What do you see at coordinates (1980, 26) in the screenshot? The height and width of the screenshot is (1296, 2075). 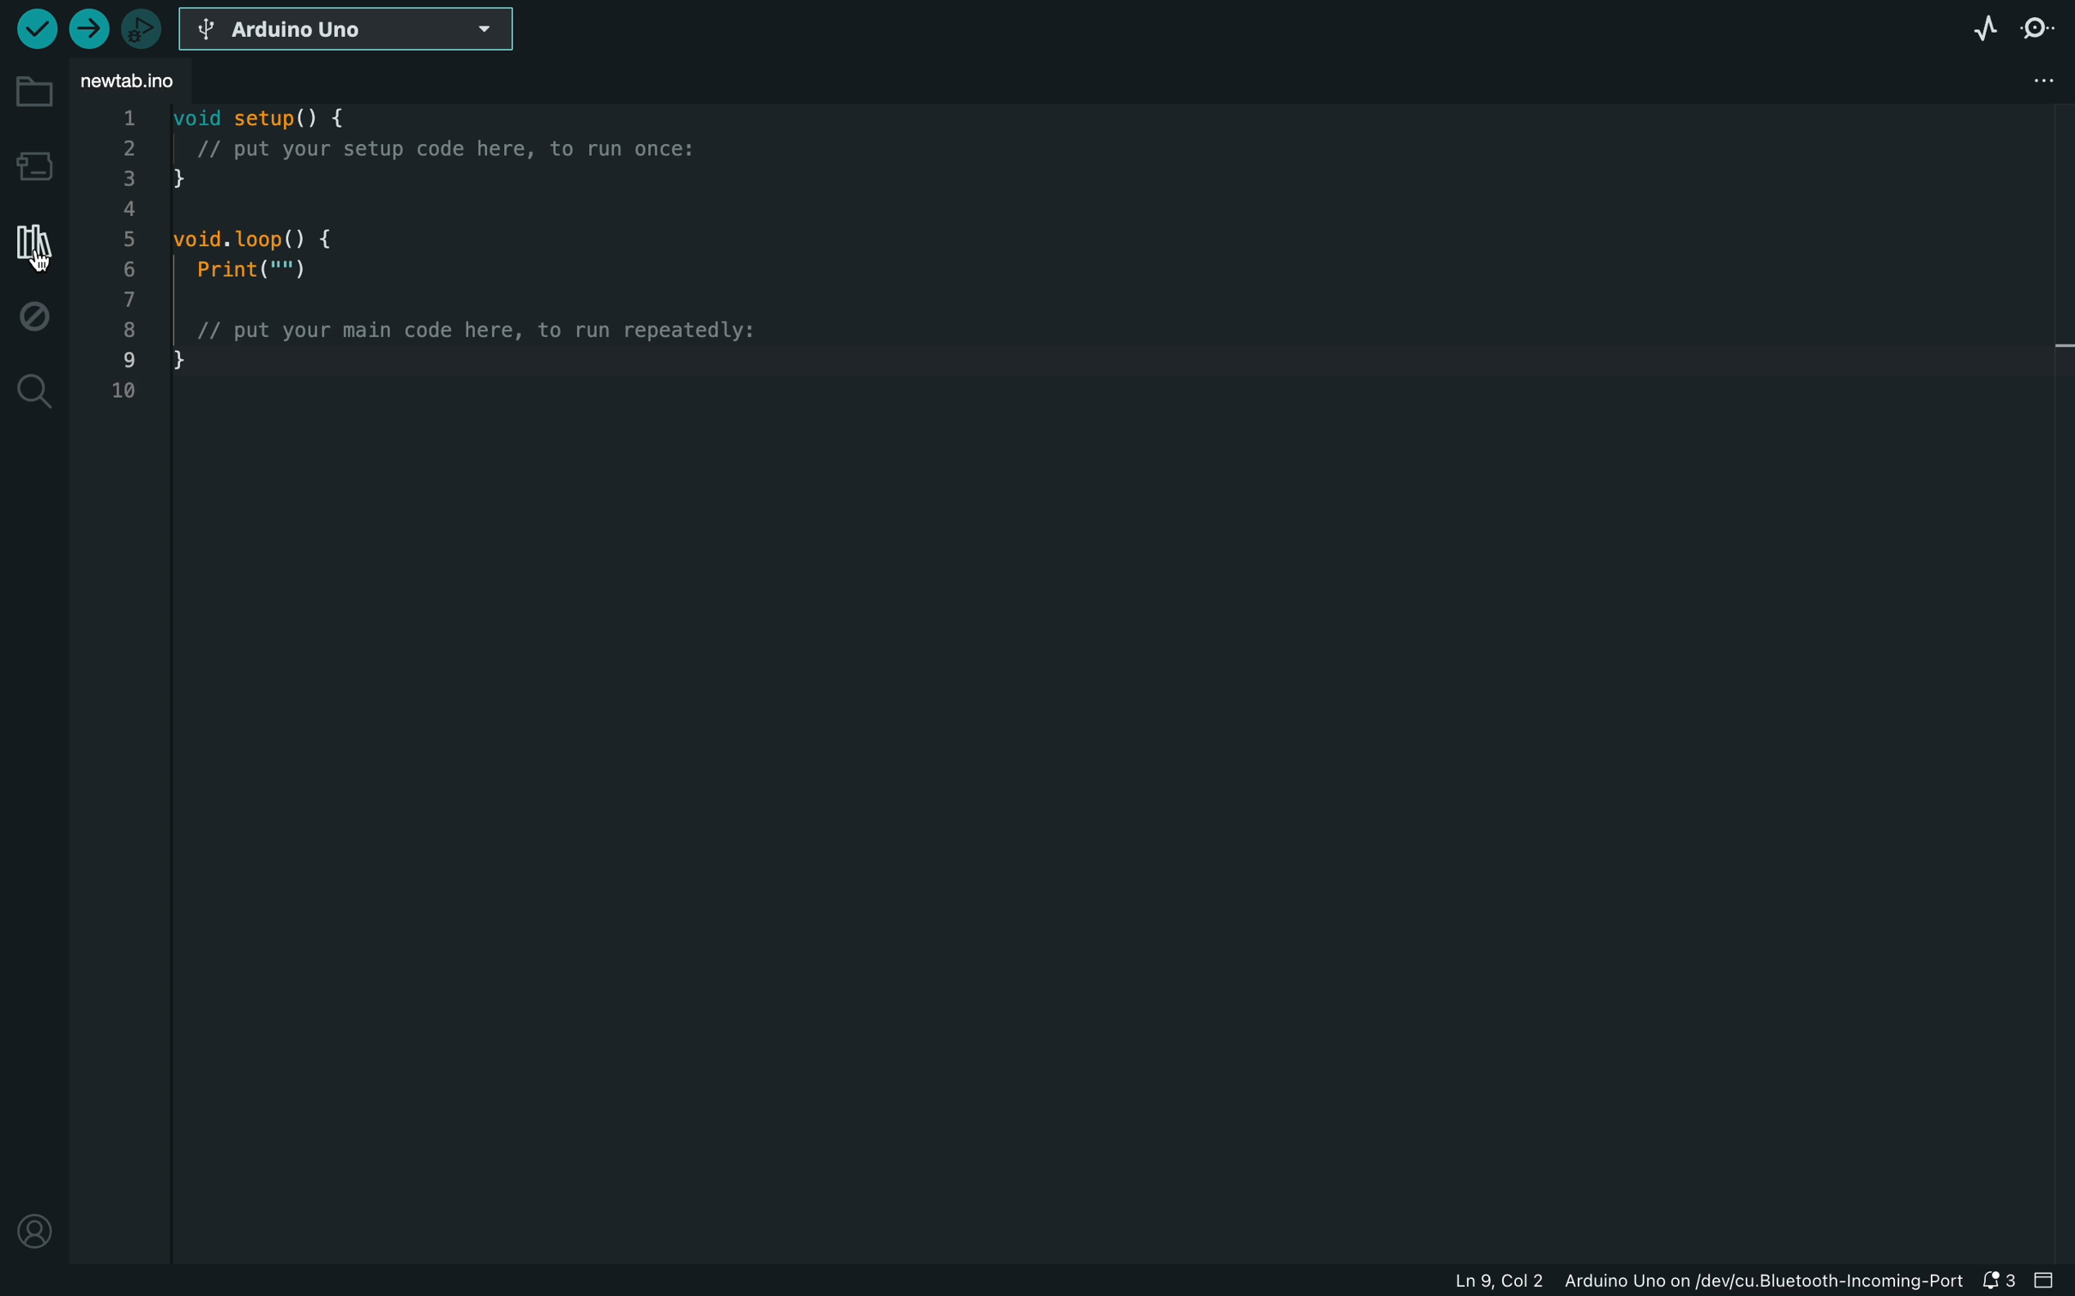 I see `serial plotter` at bounding box center [1980, 26].